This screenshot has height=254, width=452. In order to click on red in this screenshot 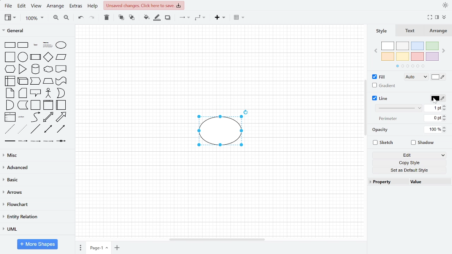, I will do `click(417, 56)`.